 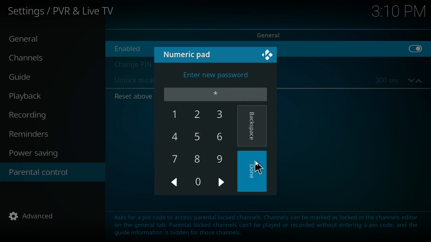 What do you see at coordinates (274, 34) in the screenshot?
I see `general` at bounding box center [274, 34].